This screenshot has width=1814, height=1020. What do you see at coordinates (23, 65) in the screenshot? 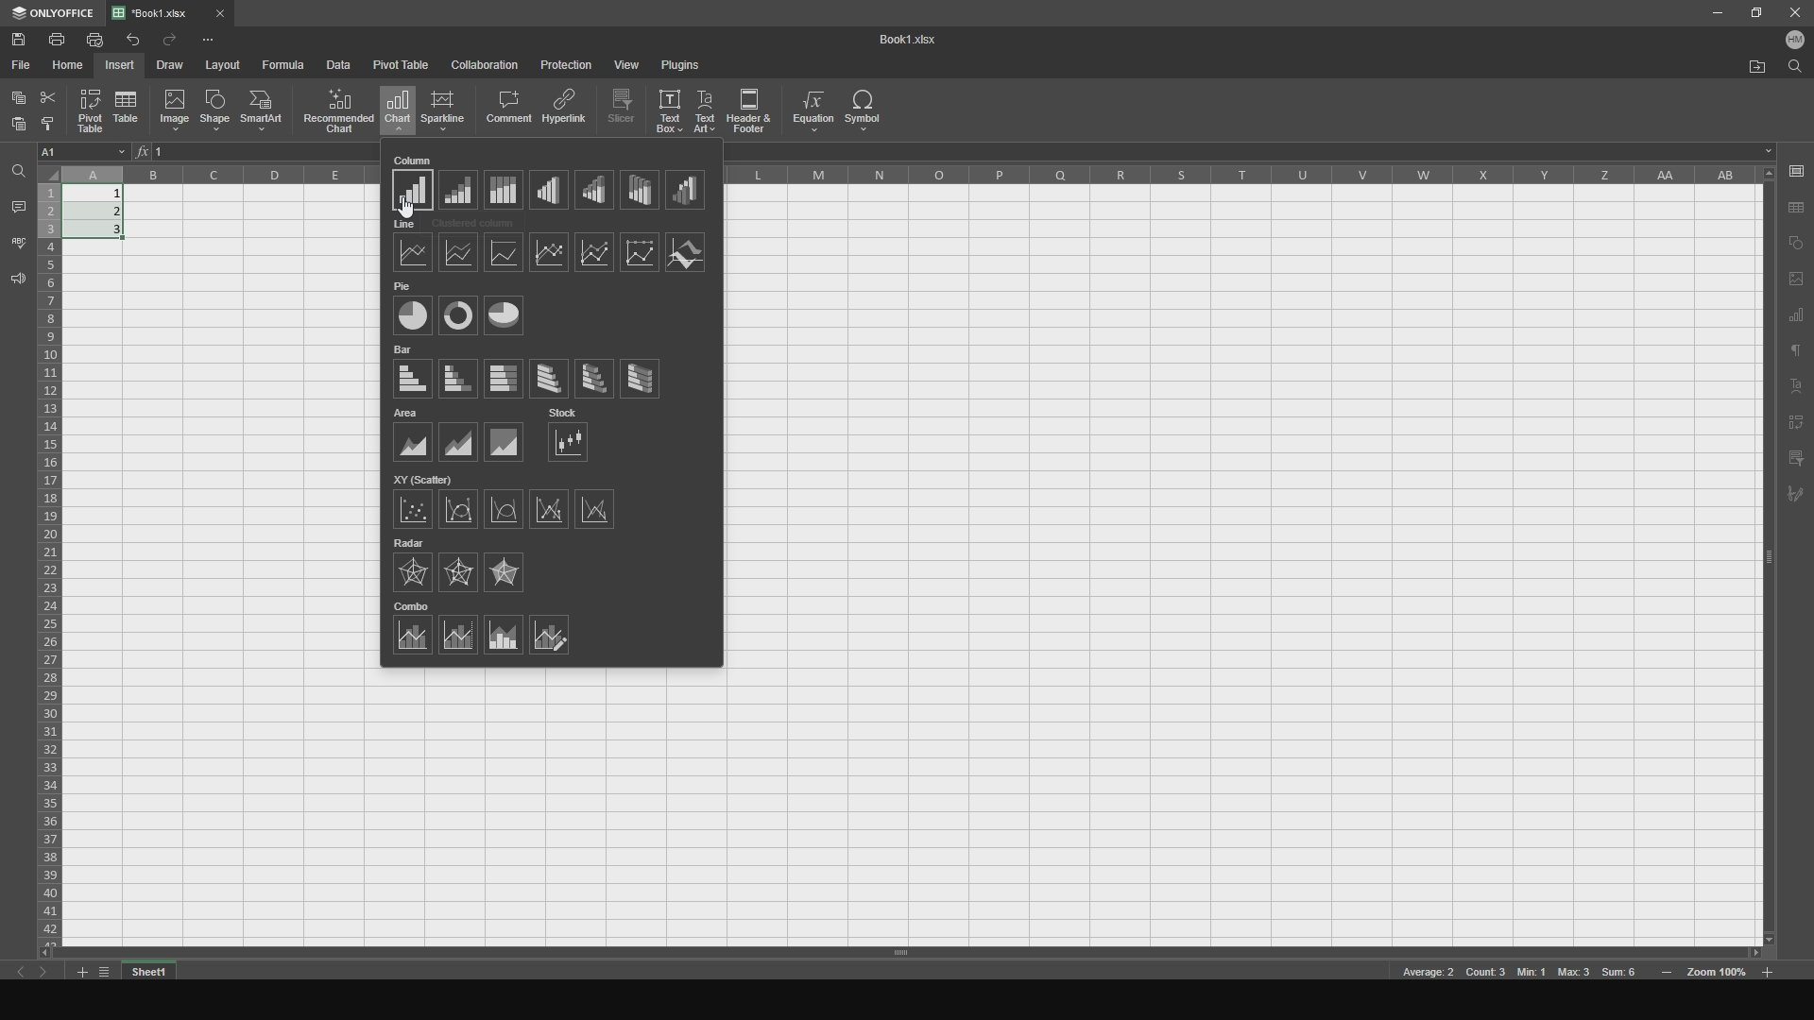
I see `file` at bounding box center [23, 65].